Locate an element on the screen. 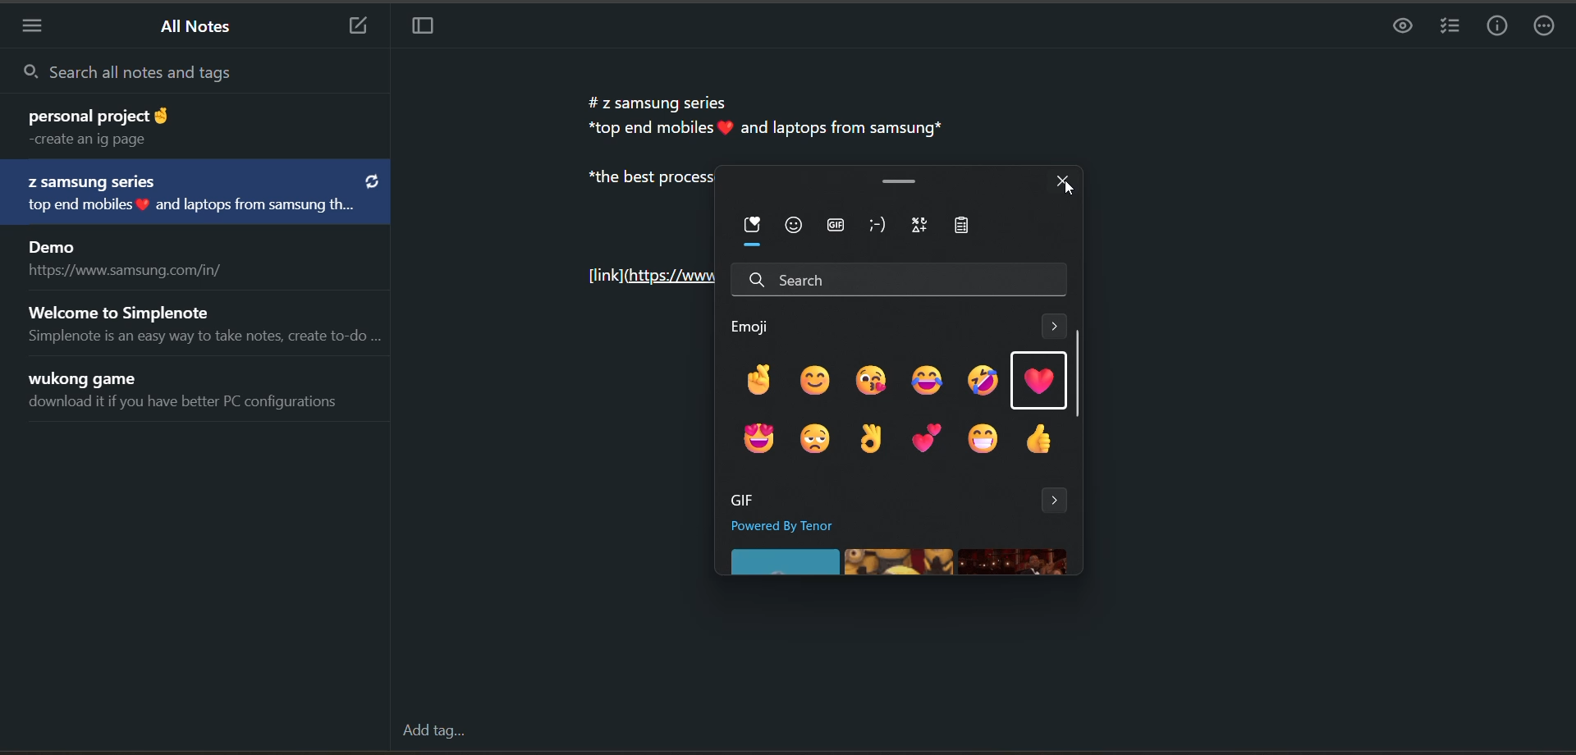 The height and width of the screenshot is (755, 1576). emoji 8 is located at coordinates (810, 439).